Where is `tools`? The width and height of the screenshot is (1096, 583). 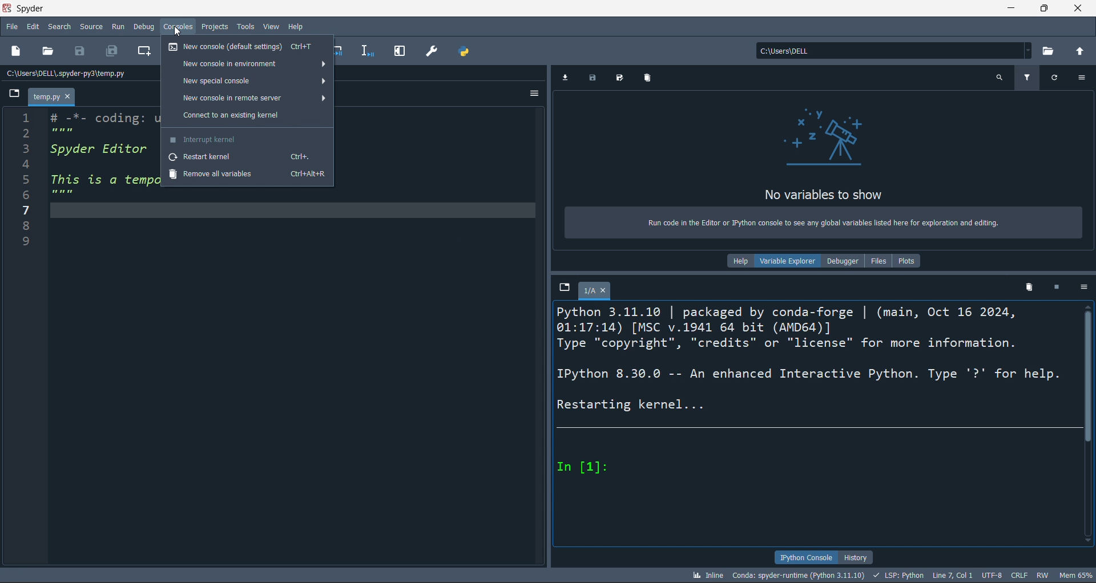
tools is located at coordinates (245, 26).